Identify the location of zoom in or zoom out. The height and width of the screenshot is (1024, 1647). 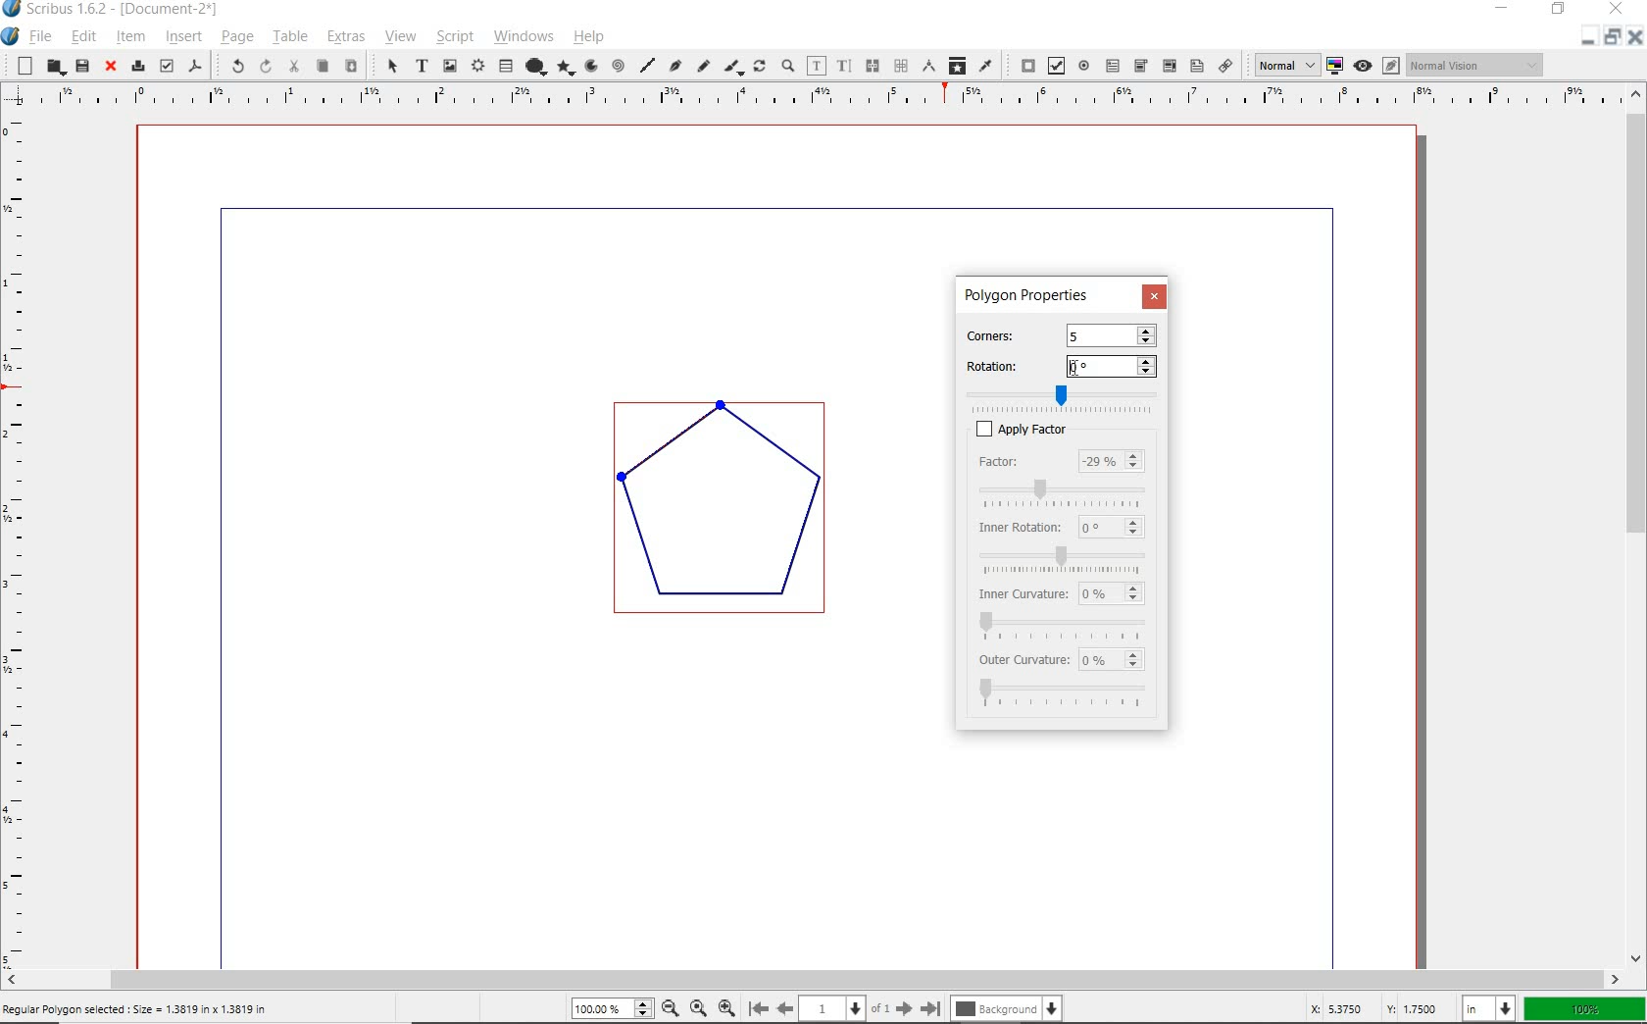
(787, 65).